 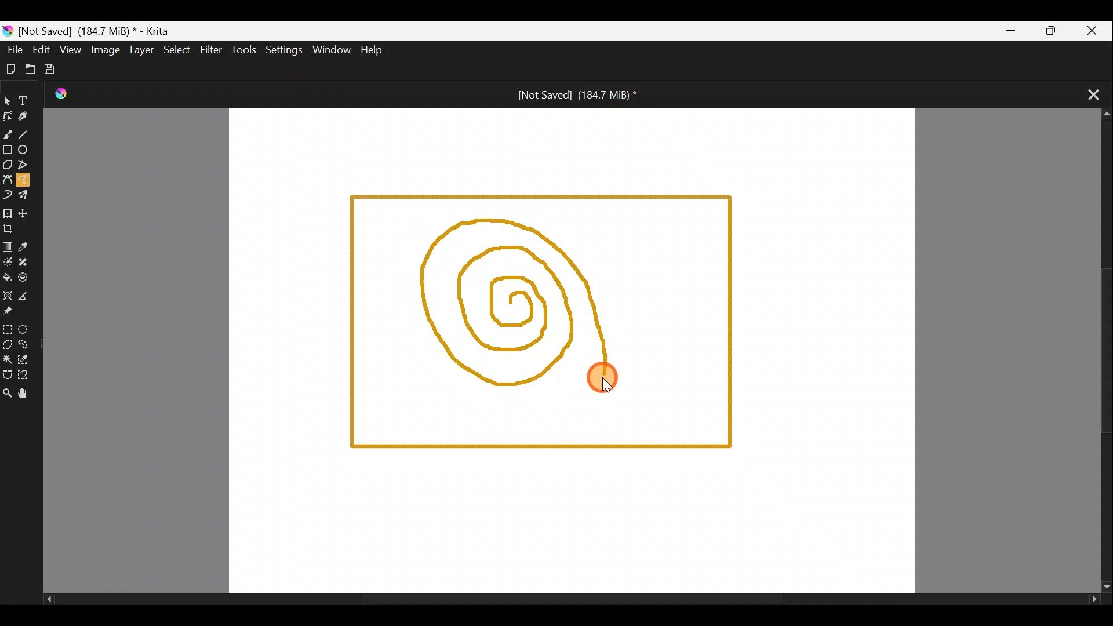 I want to click on Zoom tool, so click(x=7, y=393).